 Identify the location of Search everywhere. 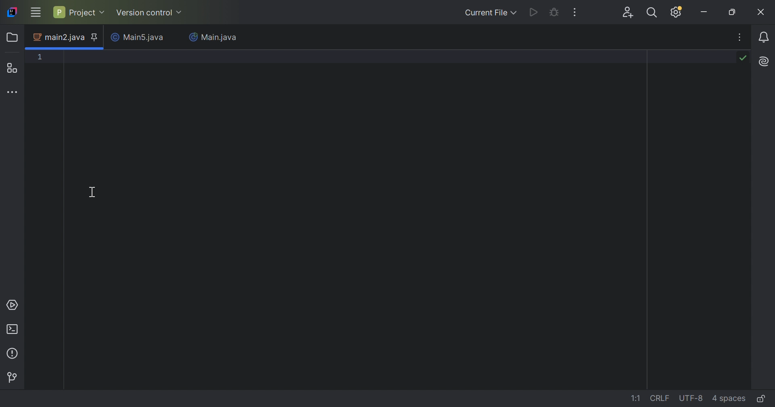
(654, 14).